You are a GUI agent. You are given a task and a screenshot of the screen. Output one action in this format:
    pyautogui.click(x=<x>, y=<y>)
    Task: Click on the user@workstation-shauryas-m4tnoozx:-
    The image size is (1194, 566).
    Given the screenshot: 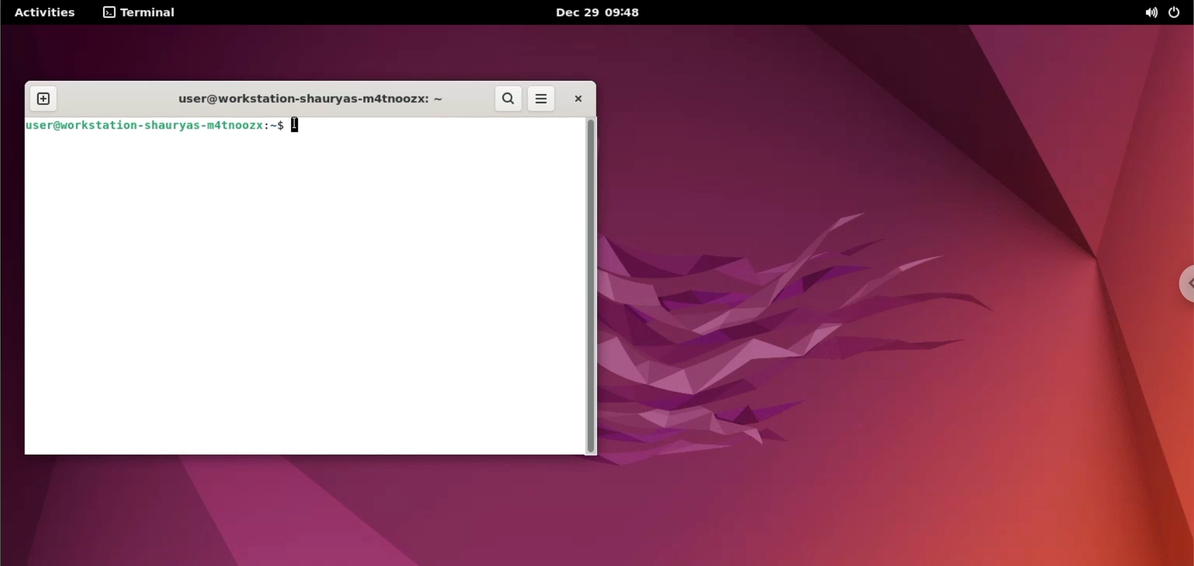 What is the action you would take?
    pyautogui.click(x=308, y=99)
    